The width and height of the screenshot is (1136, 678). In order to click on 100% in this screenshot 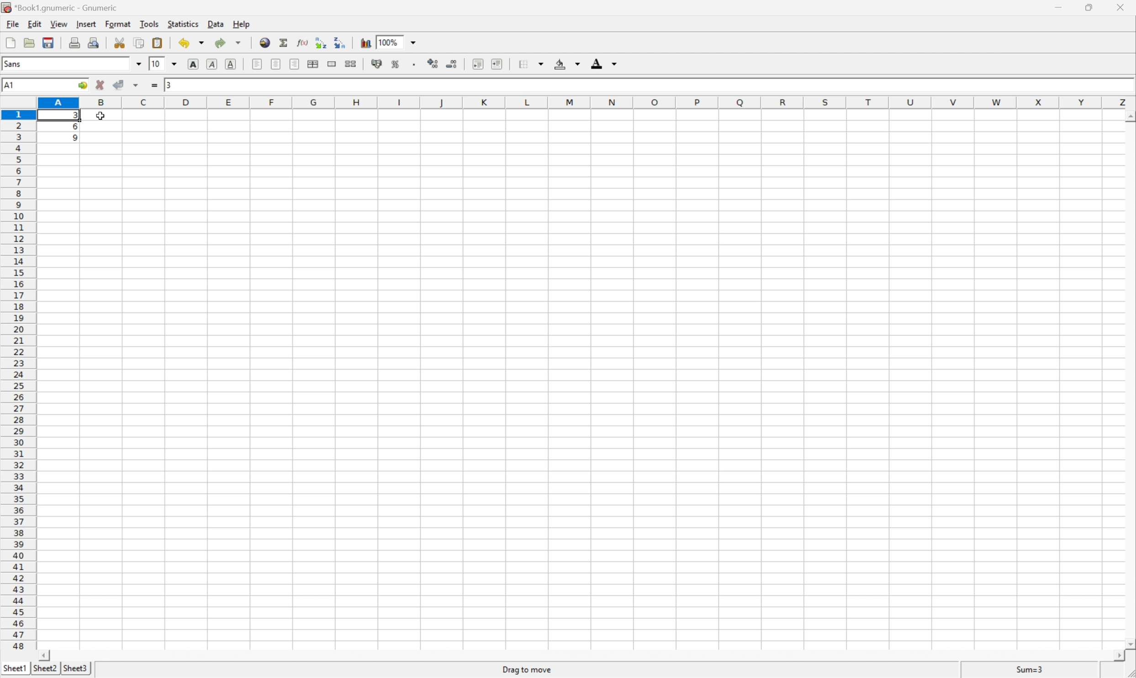, I will do `click(391, 42)`.